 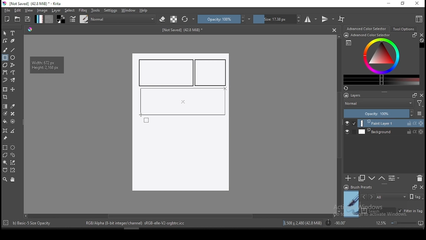 What do you see at coordinates (335, 222) in the screenshot?
I see `rotation` at bounding box center [335, 222].